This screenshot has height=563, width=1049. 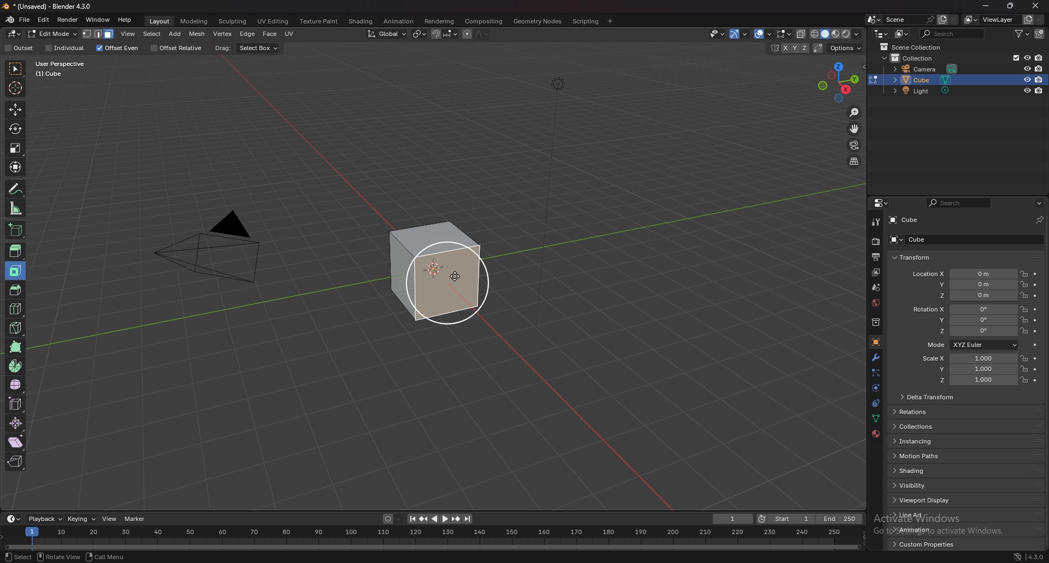 I want to click on remove view layer, so click(x=1040, y=20).